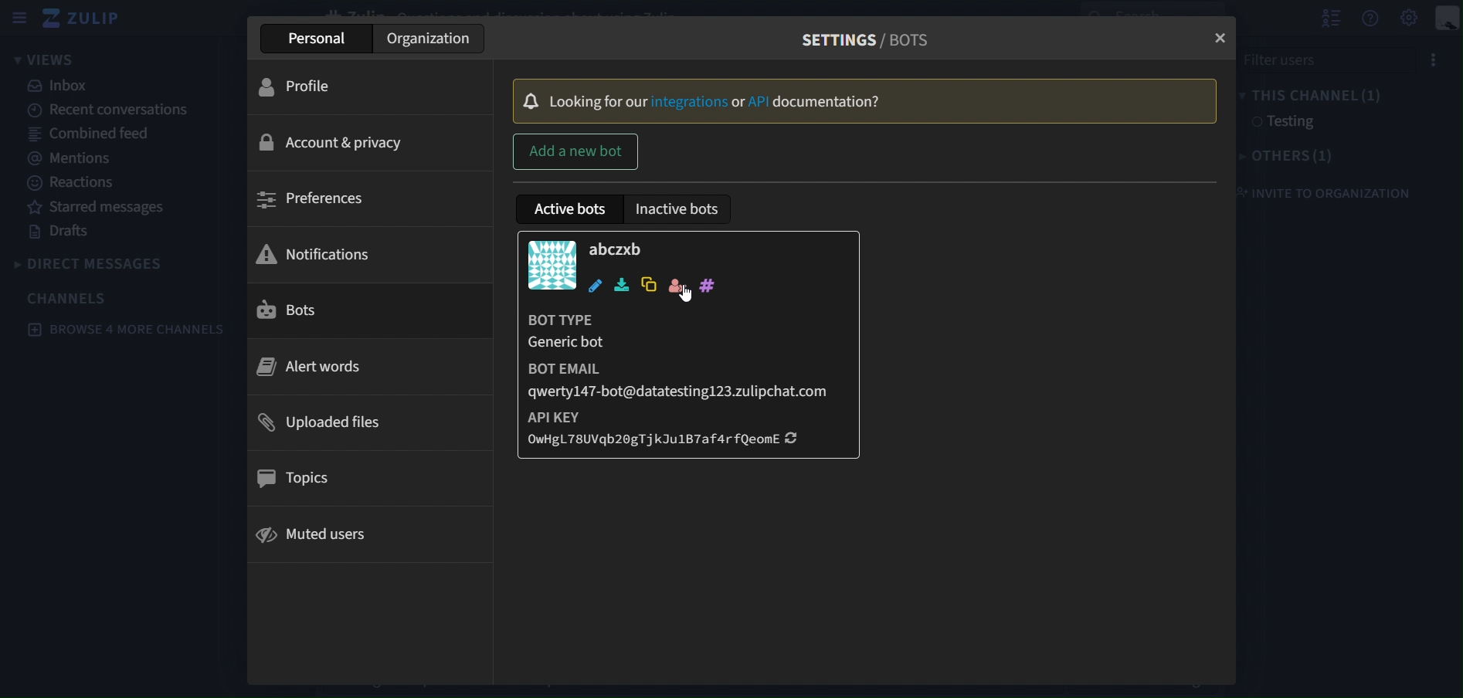 The height and width of the screenshot is (698, 1463). What do you see at coordinates (74, 183) in the screenshot?
I see `reactions` at bounding box center [74, 183].